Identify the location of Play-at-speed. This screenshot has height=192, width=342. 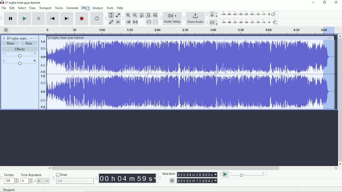
(226, 174).